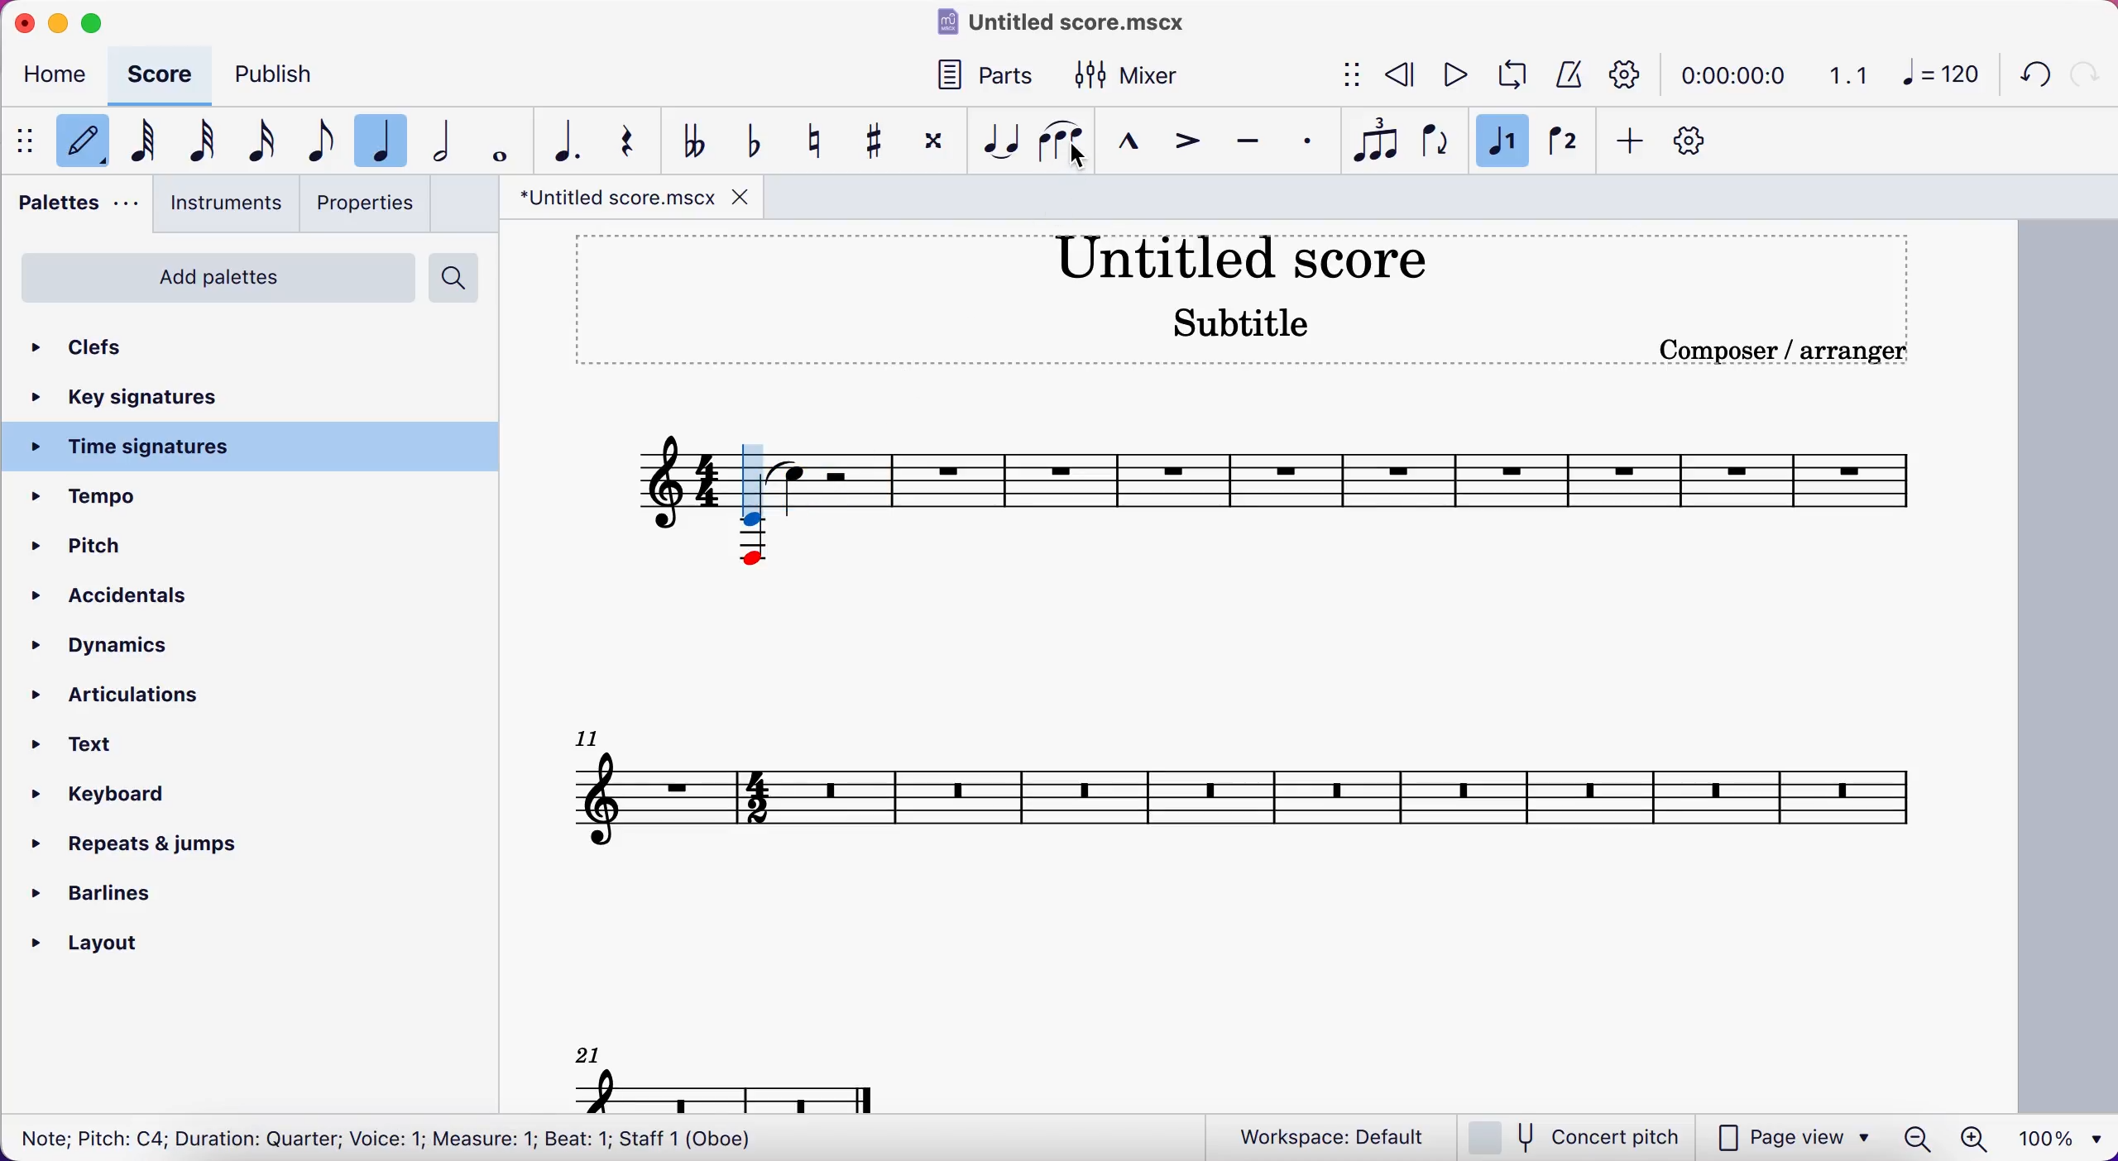 This screenshot has height=1161, width=2118. Describe the element at coordinates (1070, 26) in the screenshot. I see `untitled score.mscx` at that location.